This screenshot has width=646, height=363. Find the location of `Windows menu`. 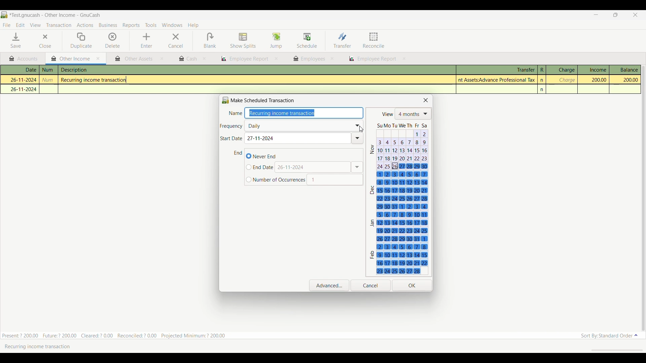

Windows menu is located at coordinates (172, 25).